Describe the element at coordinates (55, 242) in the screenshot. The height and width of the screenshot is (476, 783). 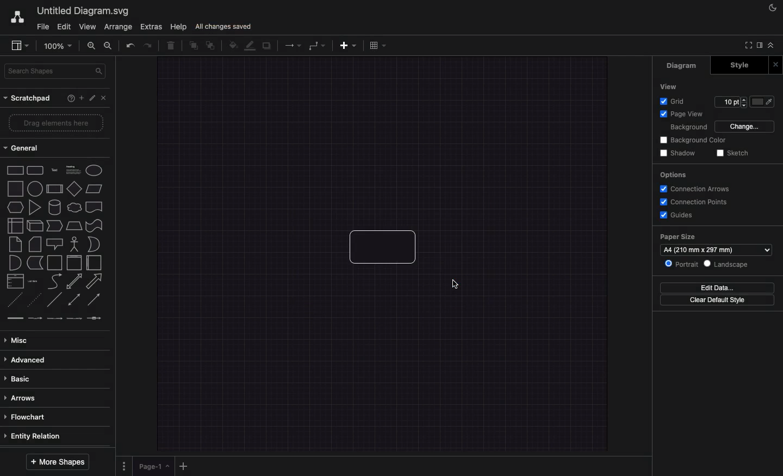
I see `Shapes` at that location.